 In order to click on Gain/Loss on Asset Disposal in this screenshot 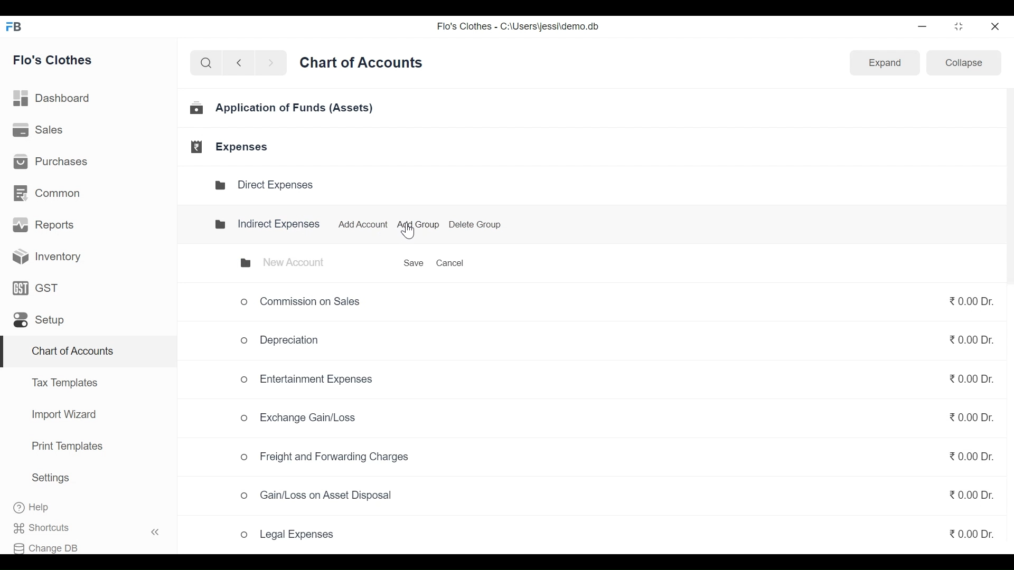, I will do `click(316, 498)`.